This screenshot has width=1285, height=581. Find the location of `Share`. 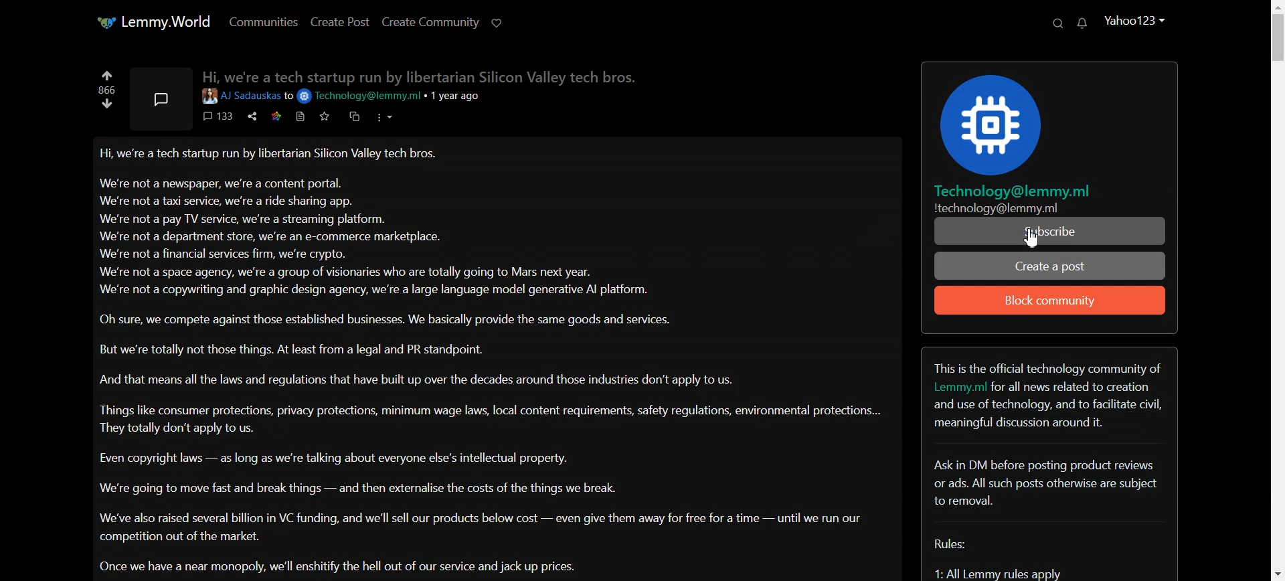

Share is located at coordinates (251, 116).